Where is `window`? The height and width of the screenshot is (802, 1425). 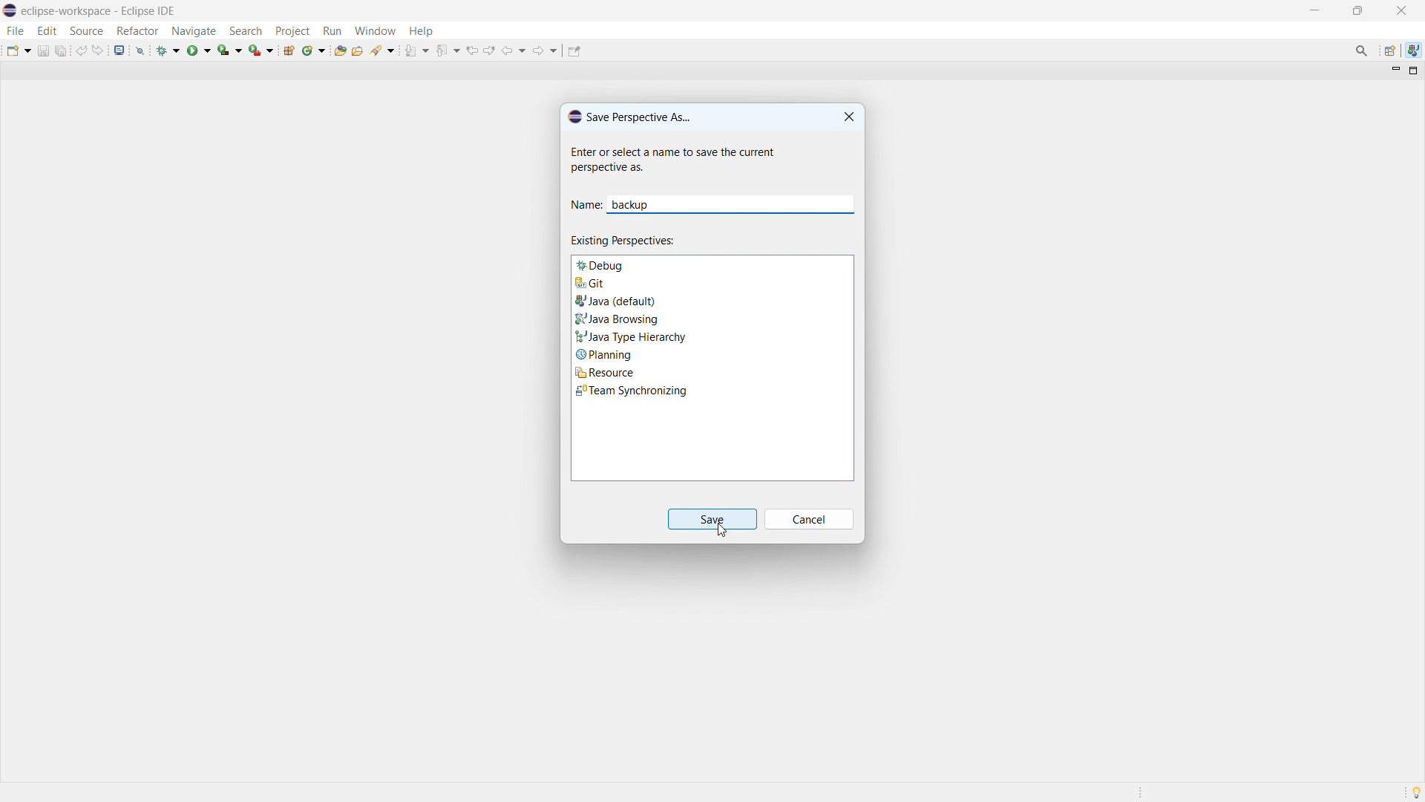 window is located at coordinates (375, 30).